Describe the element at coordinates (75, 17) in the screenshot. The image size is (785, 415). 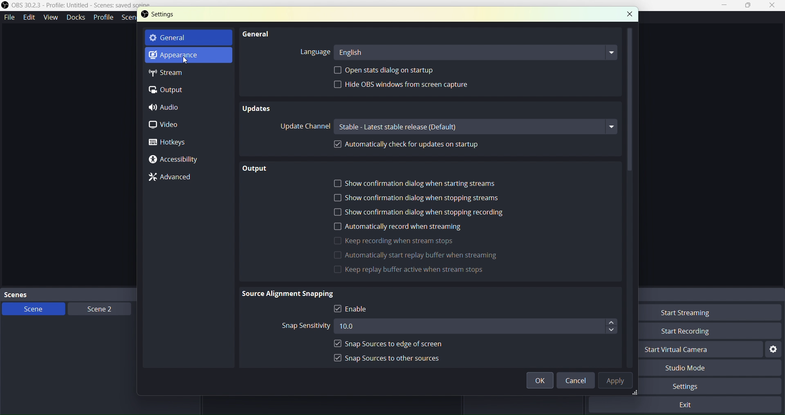
I see `Docks` at that location.